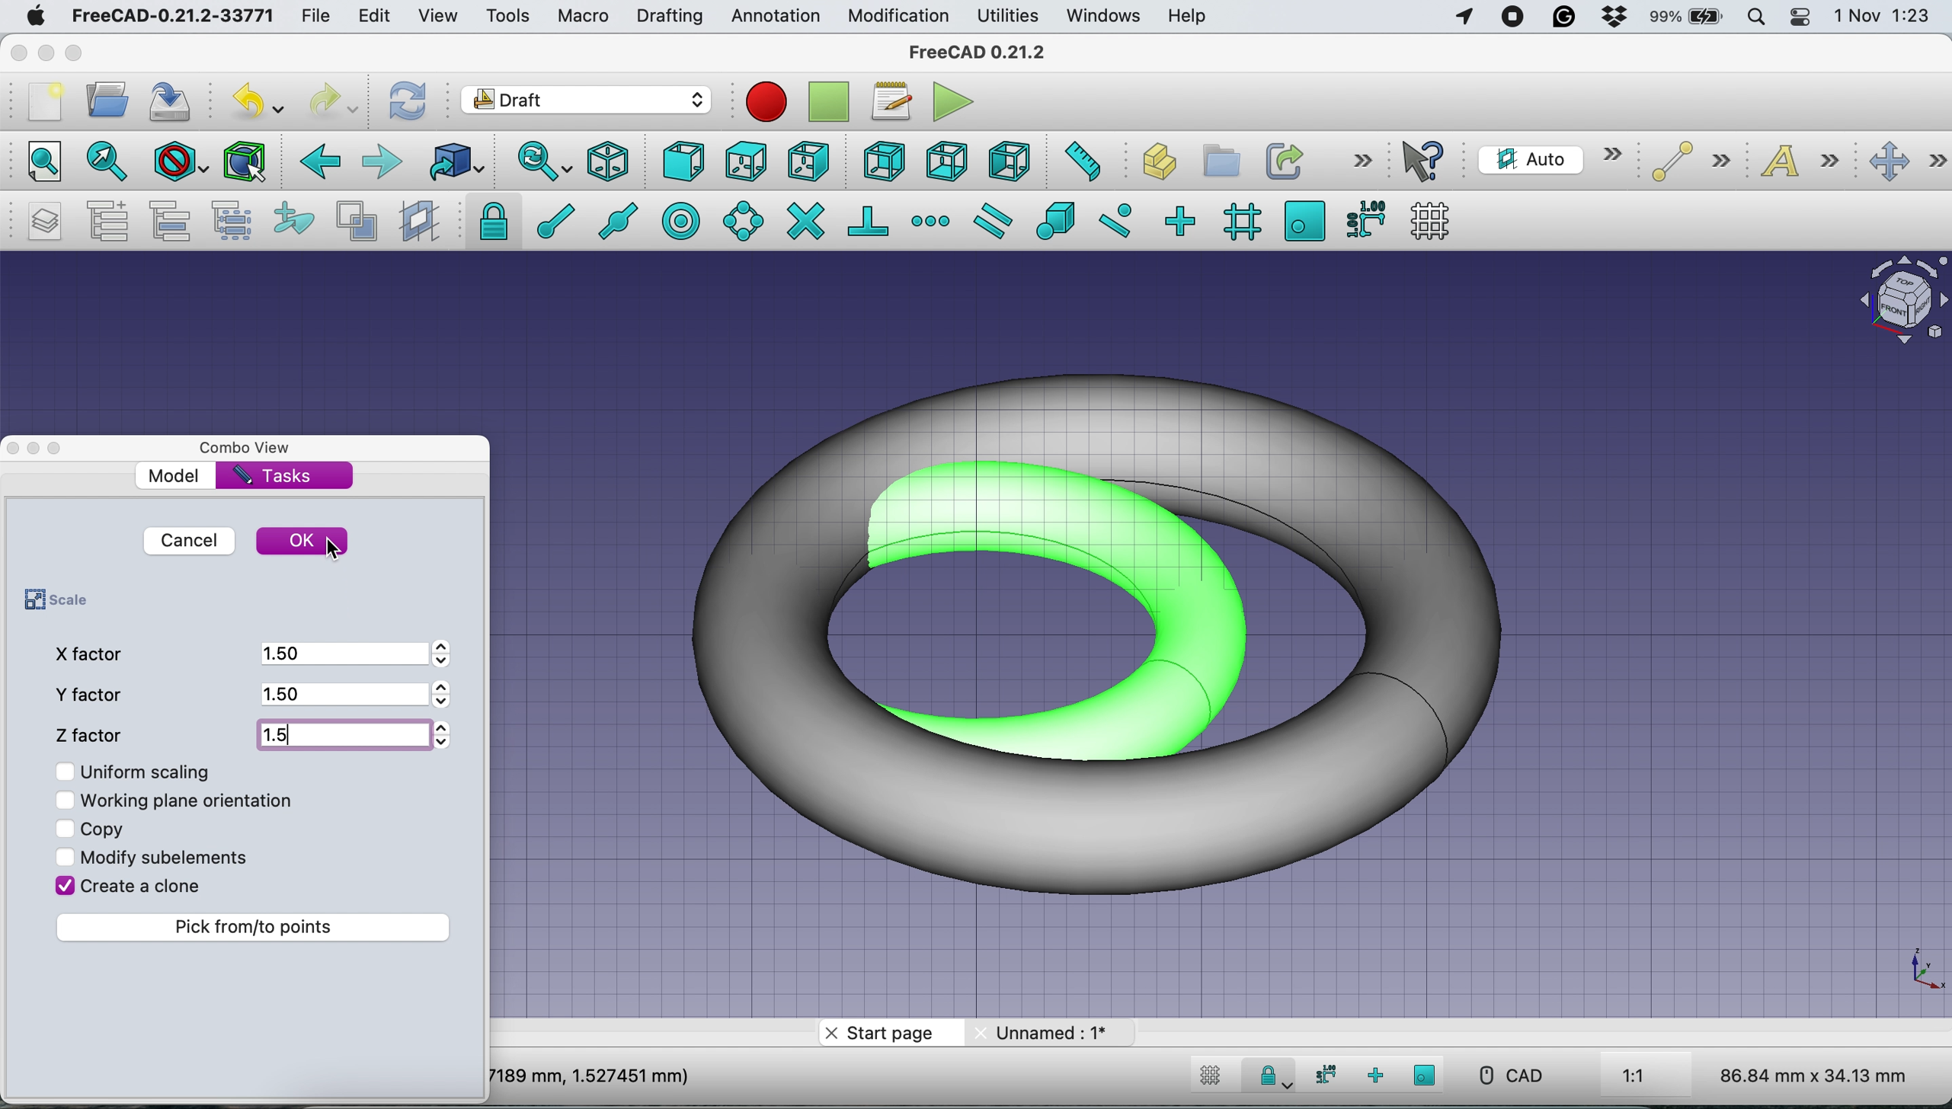  What do you see at coordinates (46, 49) in the screenshot?
I see `minimise` at bounding box center [46, 49].